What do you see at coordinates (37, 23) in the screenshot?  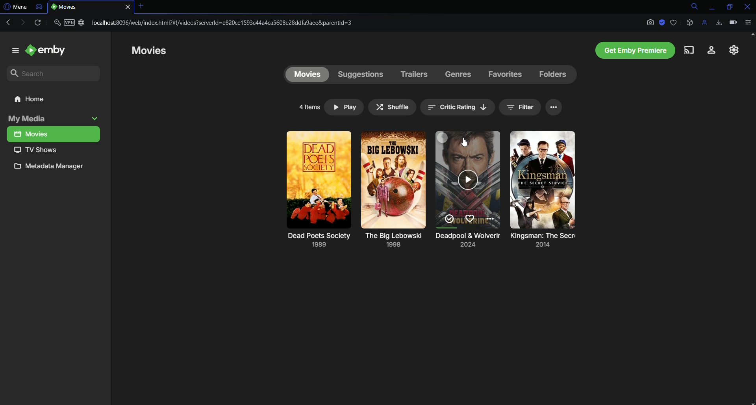 I see `Reload` at bounding box center [37, 23].